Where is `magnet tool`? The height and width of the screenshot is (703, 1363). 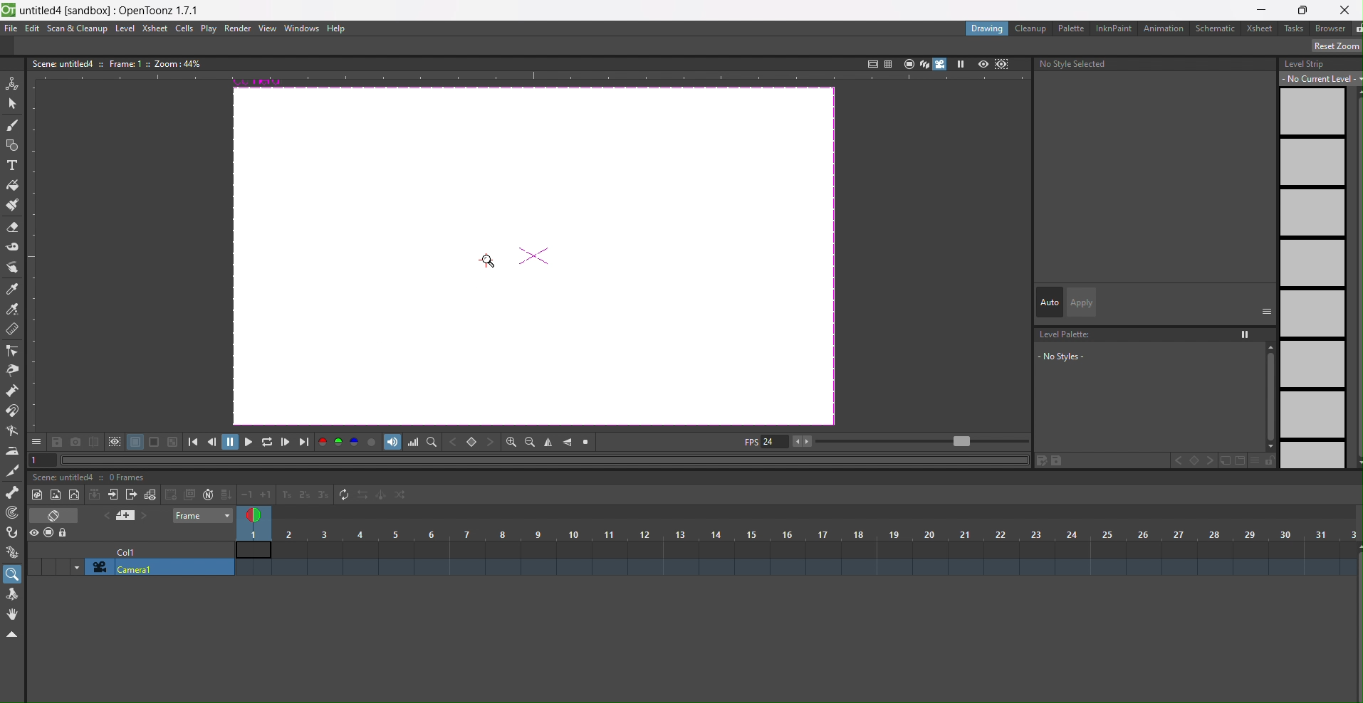 magnet tool is located at coordinates (14, 412).